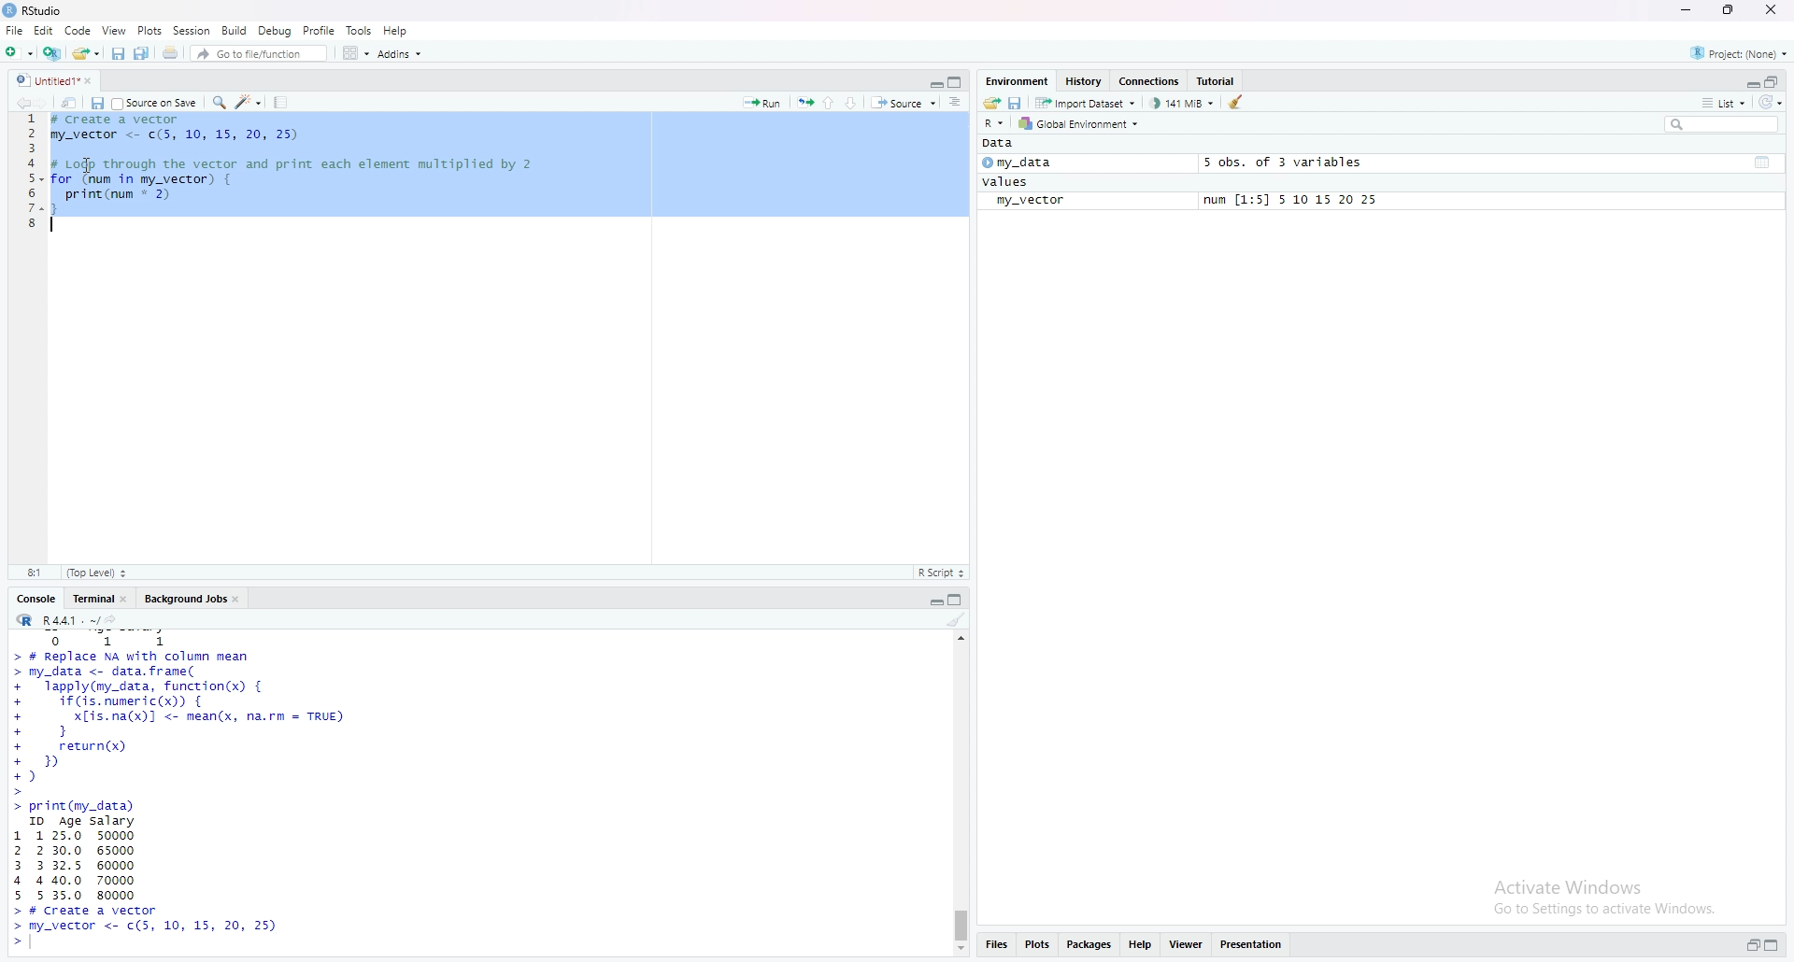 The width and height of the screenshot is (1794, 962). Describe the element at coordinates (1733, 53) in the screenshot. I see `project(none)` at that location.